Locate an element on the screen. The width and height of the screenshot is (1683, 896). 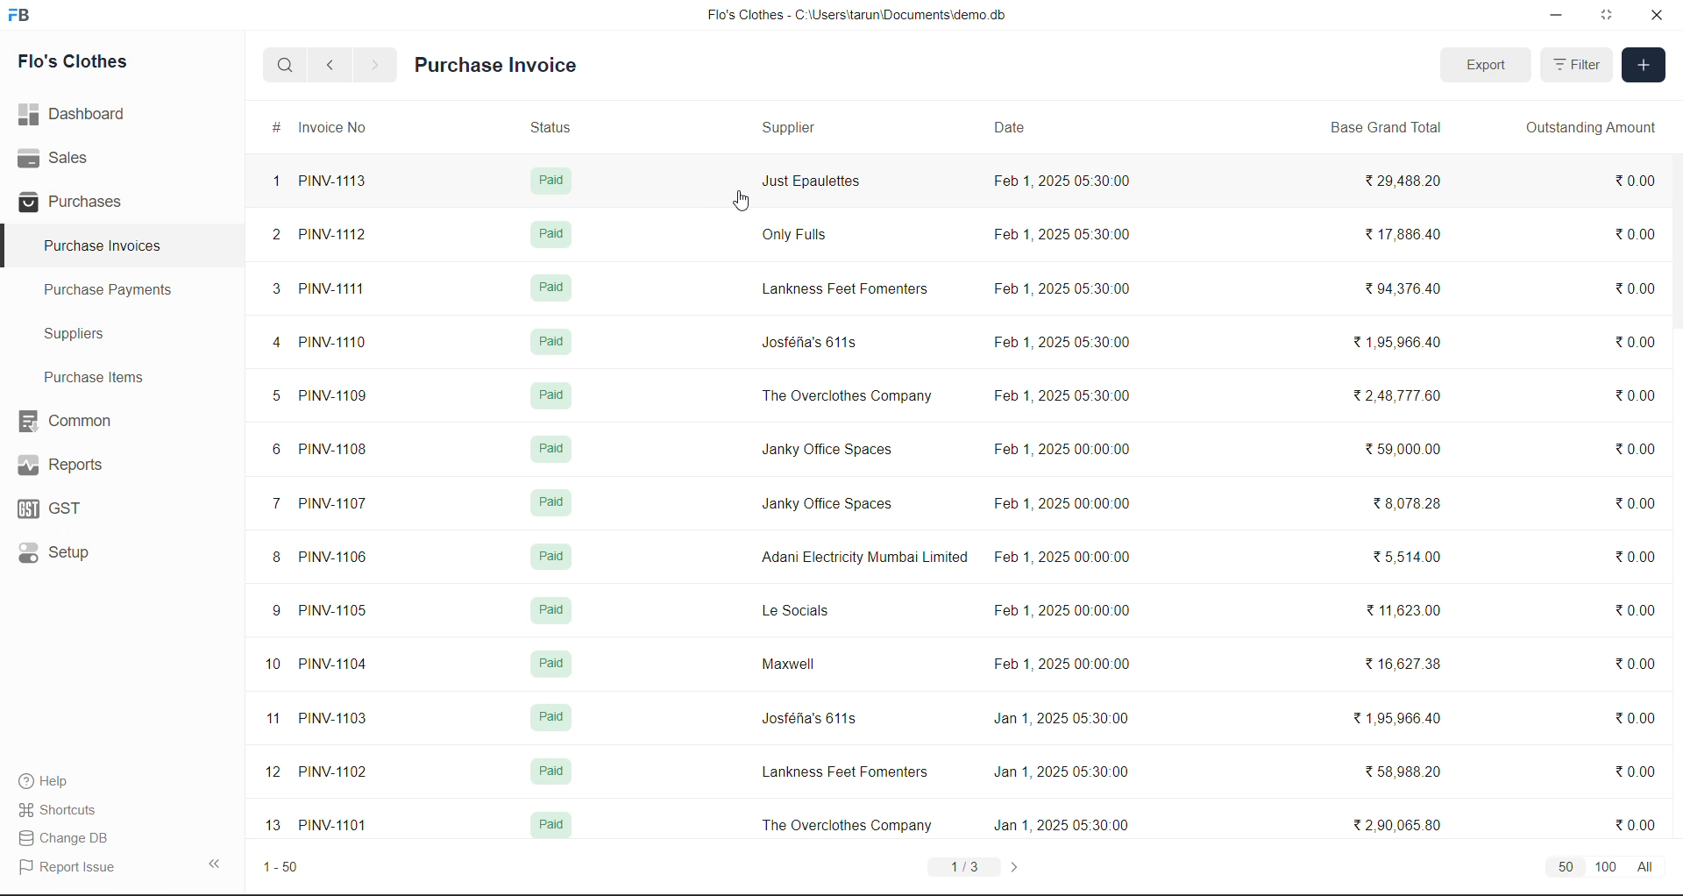
Adani Electricity Mumbai Limited is located at coordinates (860, 561).